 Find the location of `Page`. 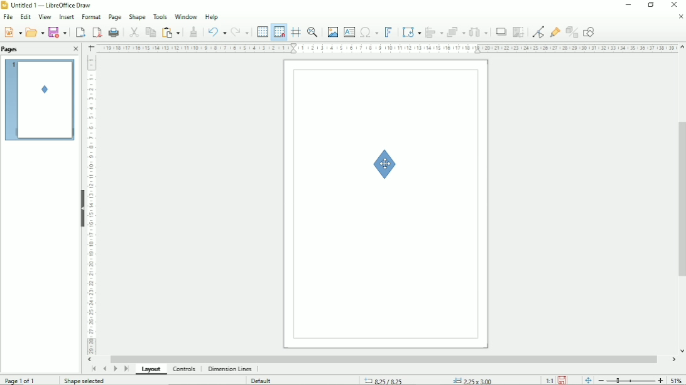

Page is located at coordinates (114, 17).